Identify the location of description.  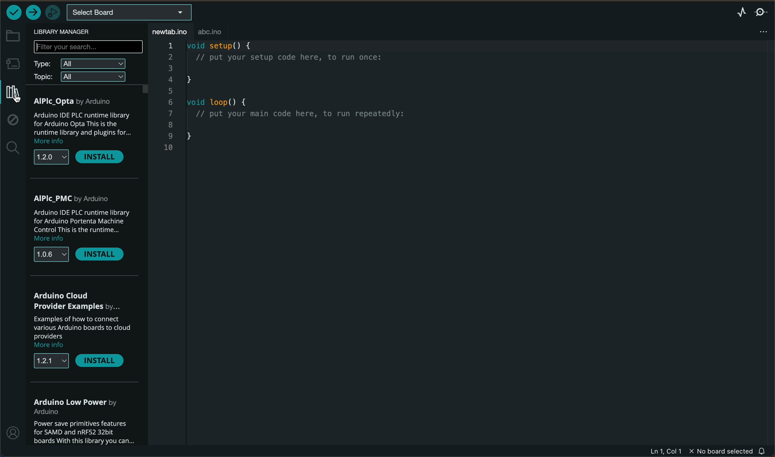
(82, 432).